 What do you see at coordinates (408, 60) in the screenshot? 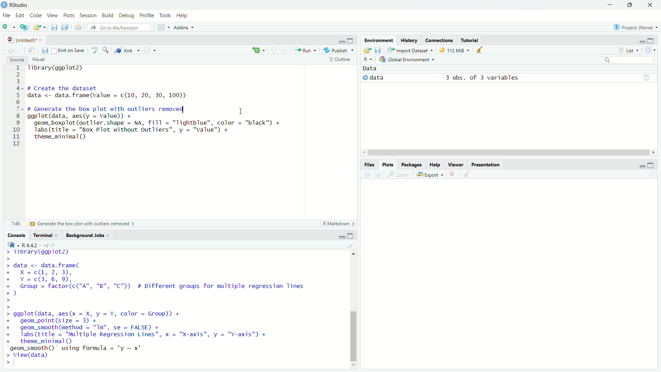
I see `Global Environment +` at bounding box center [408, 60].